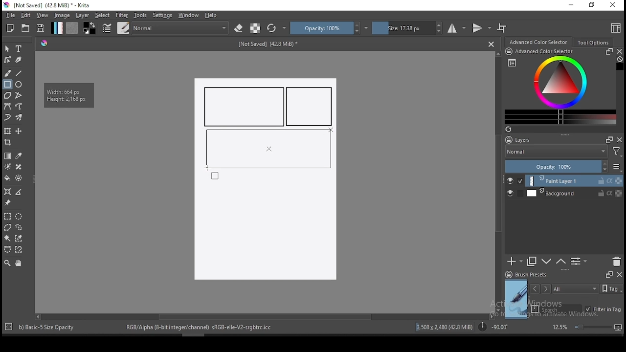 This screenshot has width=626, height=352. What do you see at coordinates (7, 192) in the screenshot?
I see `assistant tool` at bounding box center [7, 192].